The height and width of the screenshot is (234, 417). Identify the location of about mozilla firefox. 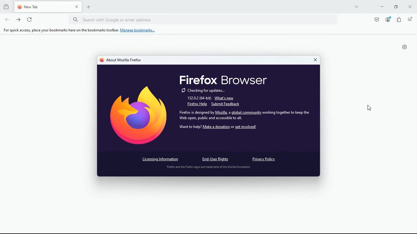
(124, 60).